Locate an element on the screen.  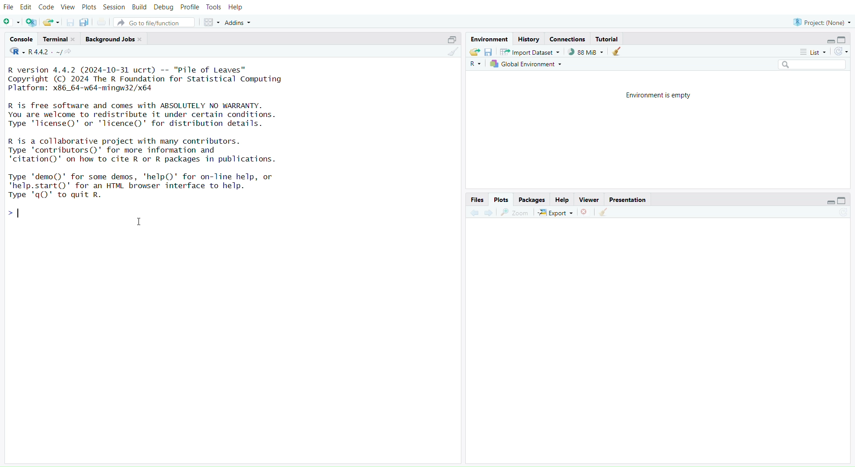
view is located at coordinates (68, 7).